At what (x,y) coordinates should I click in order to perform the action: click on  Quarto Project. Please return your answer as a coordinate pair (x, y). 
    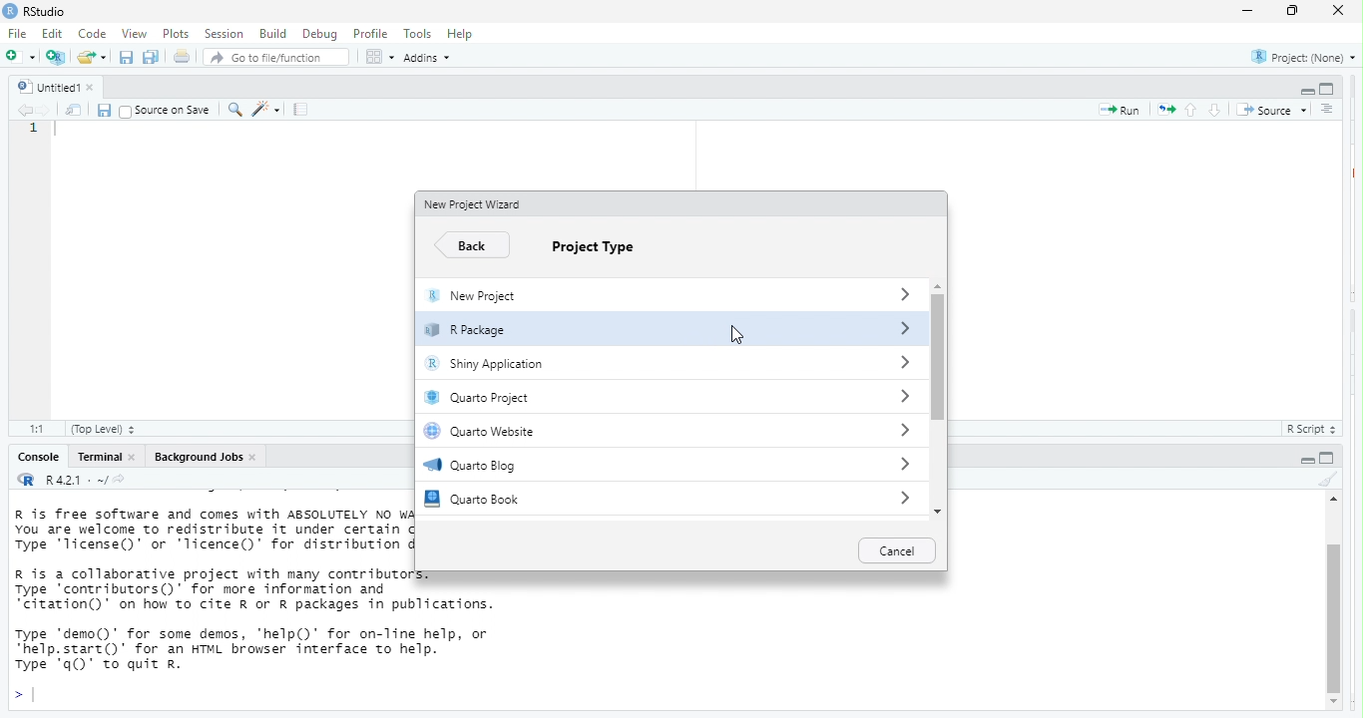
    Looking at the image, I should click on (634, 400).